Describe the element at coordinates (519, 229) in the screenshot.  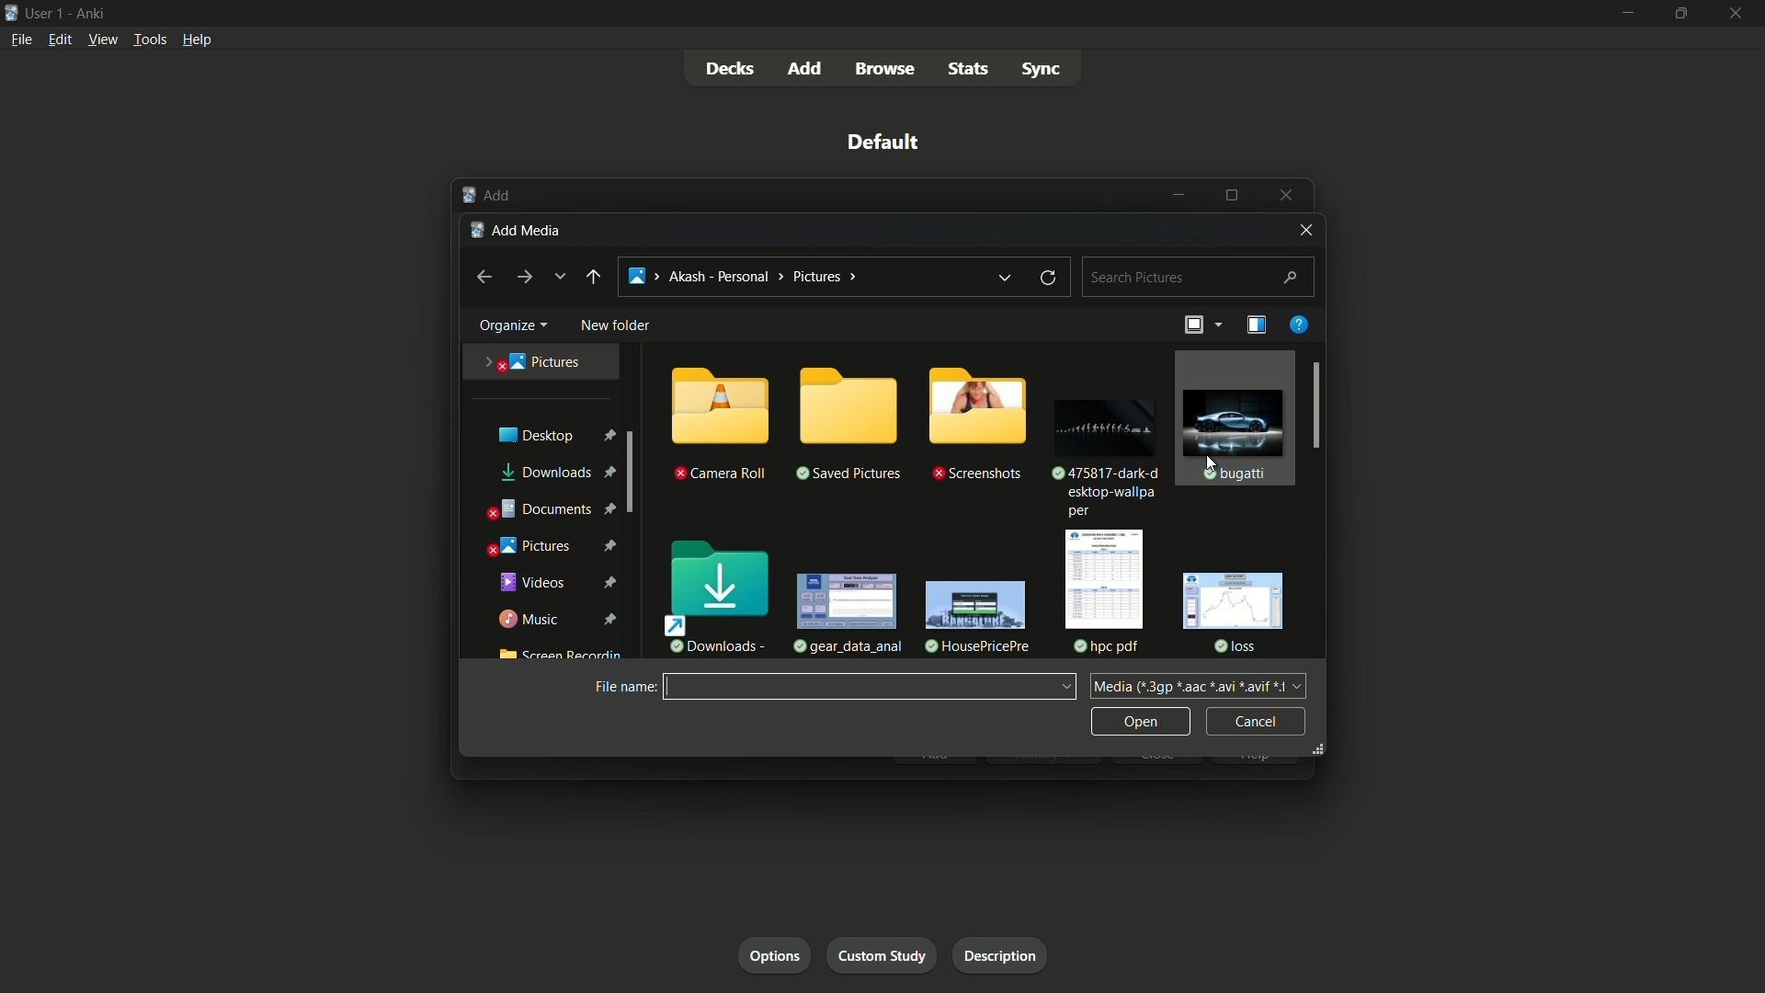
I see `add media` at that location.